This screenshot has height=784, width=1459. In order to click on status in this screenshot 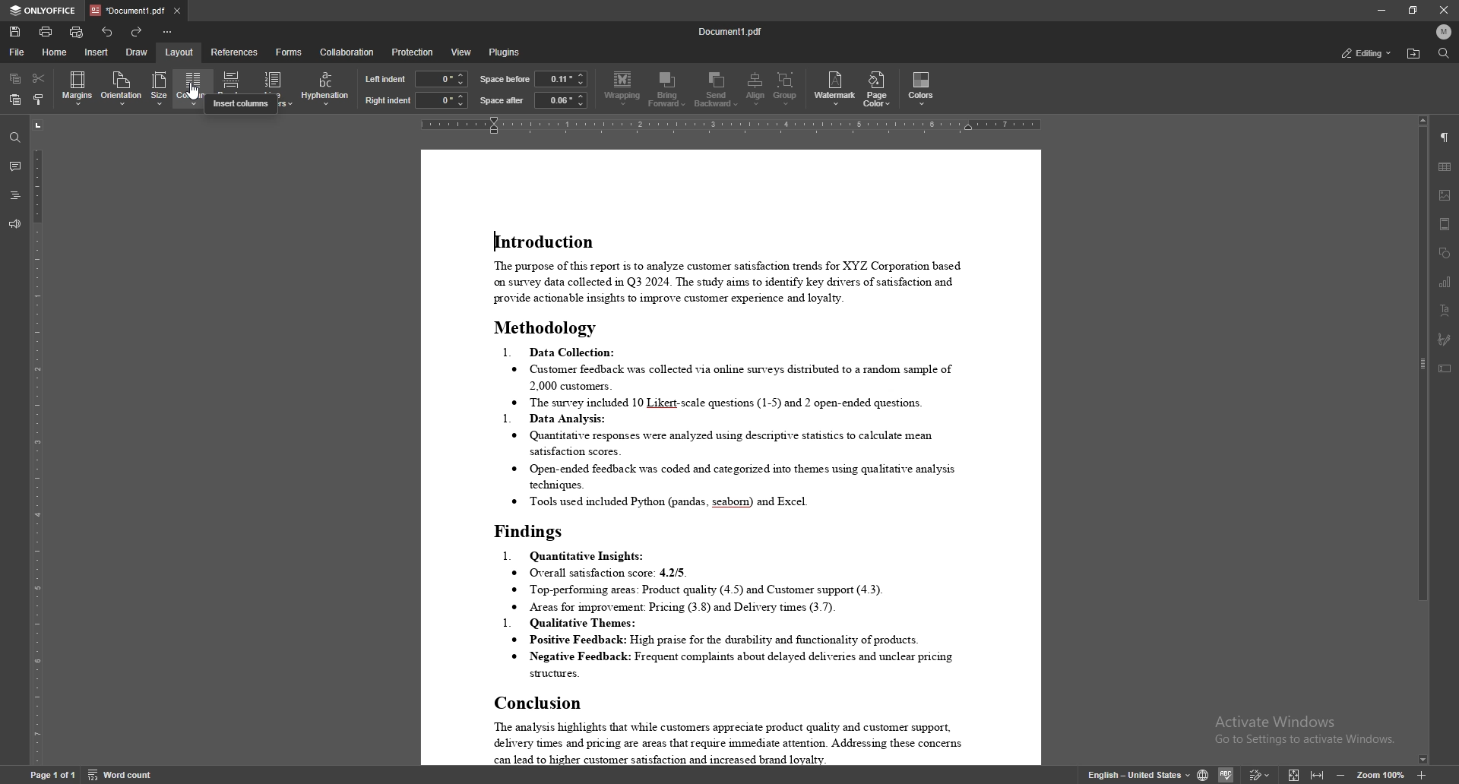, I will do `click(1366, 53)`.